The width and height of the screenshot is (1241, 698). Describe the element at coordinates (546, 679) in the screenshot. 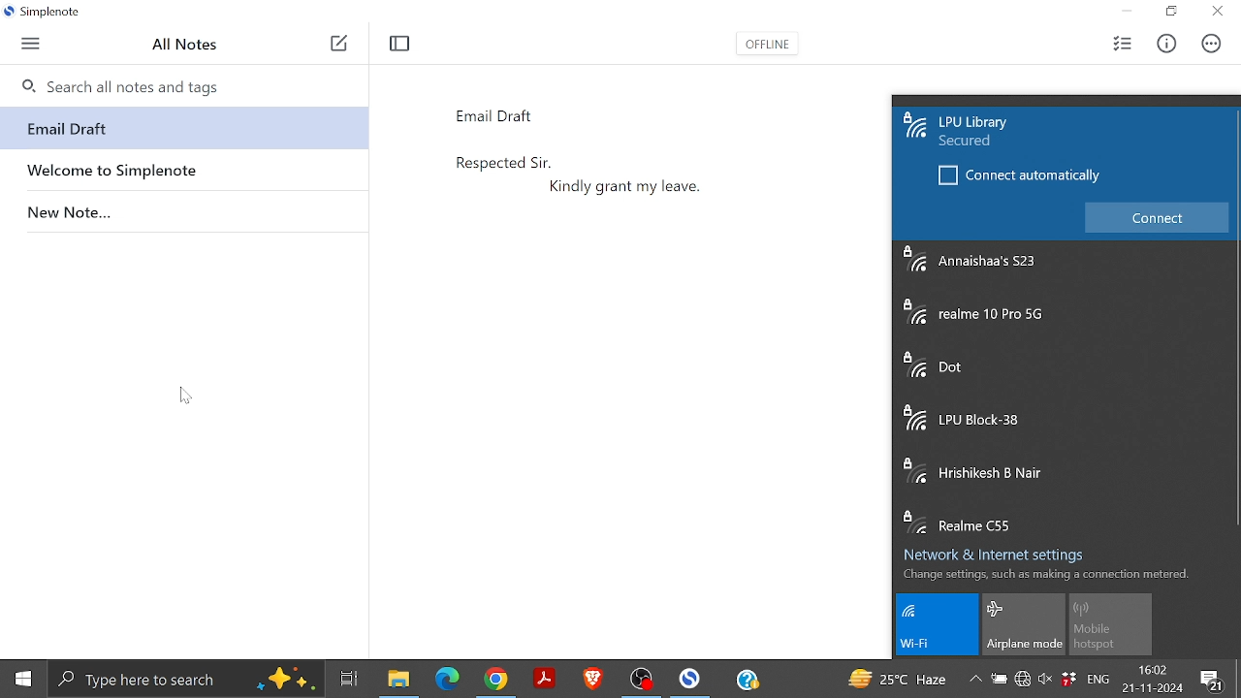

I see `Adobe reader` at that location.